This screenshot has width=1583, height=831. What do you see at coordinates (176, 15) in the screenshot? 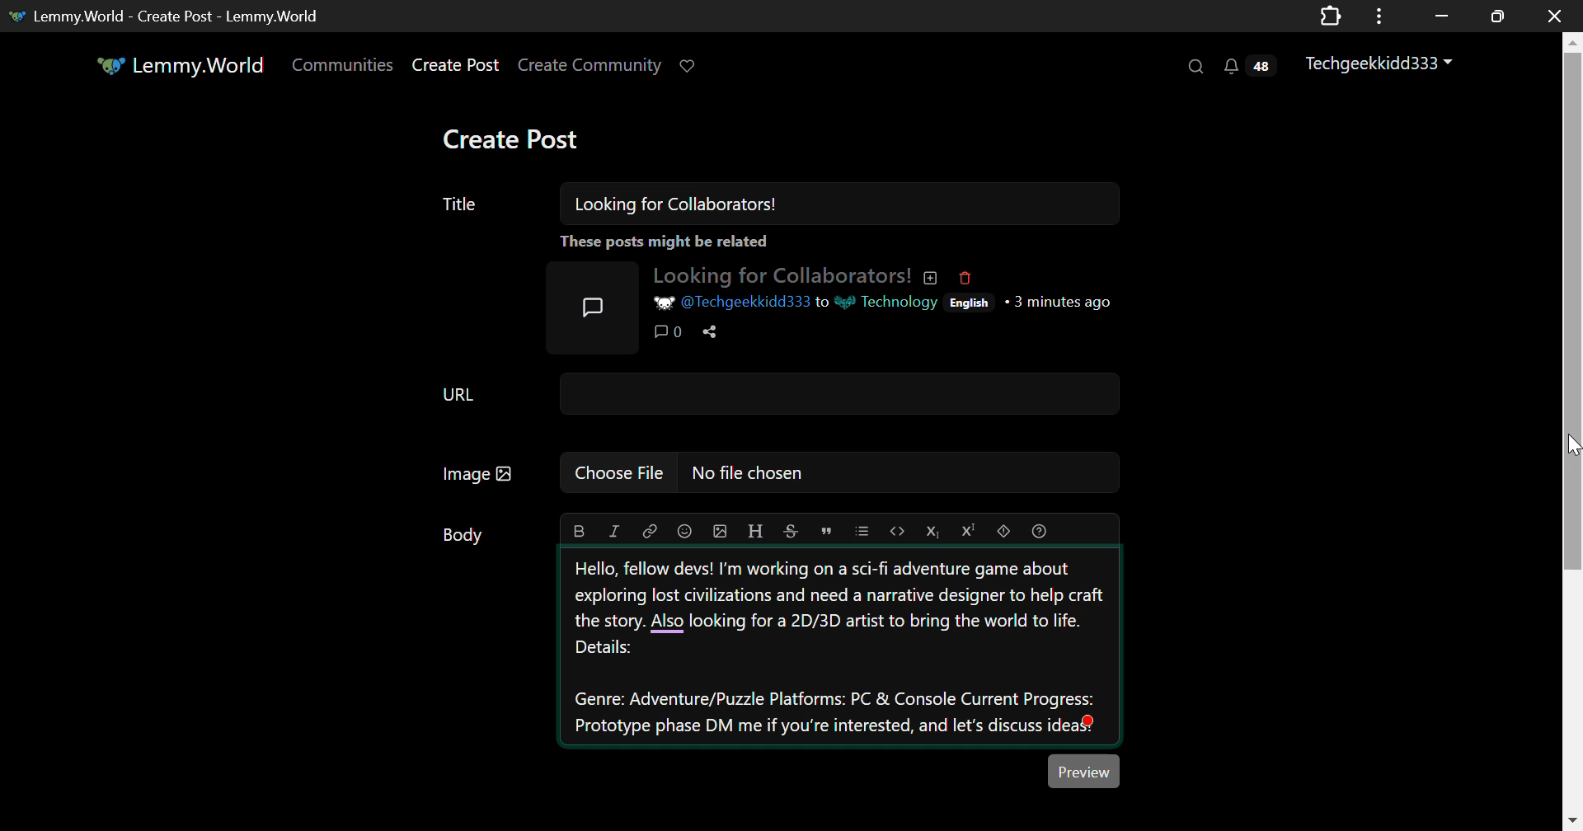
I see `Lemmy.World - Create Post - Lemmy.World` at bounding box center [176, 15].